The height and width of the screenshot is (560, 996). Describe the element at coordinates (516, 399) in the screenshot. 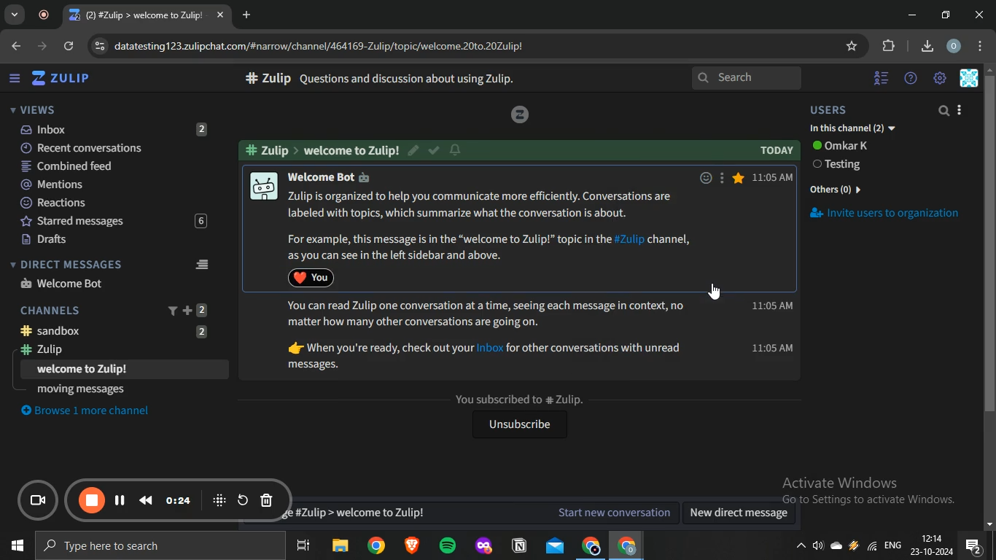

I see `You subscribed to # Zulip.` at that location.